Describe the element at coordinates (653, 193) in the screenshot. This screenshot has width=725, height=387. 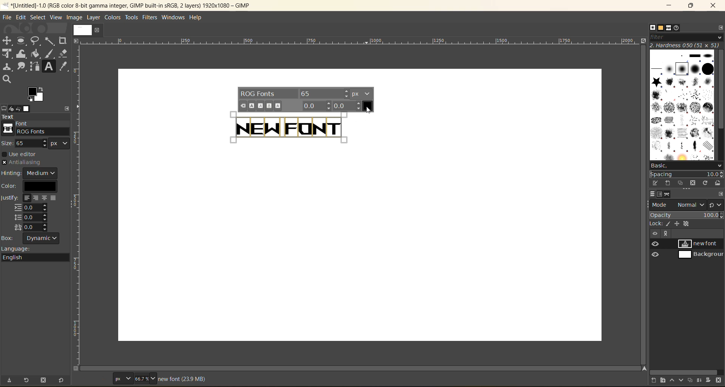
I see `layers` at that location.